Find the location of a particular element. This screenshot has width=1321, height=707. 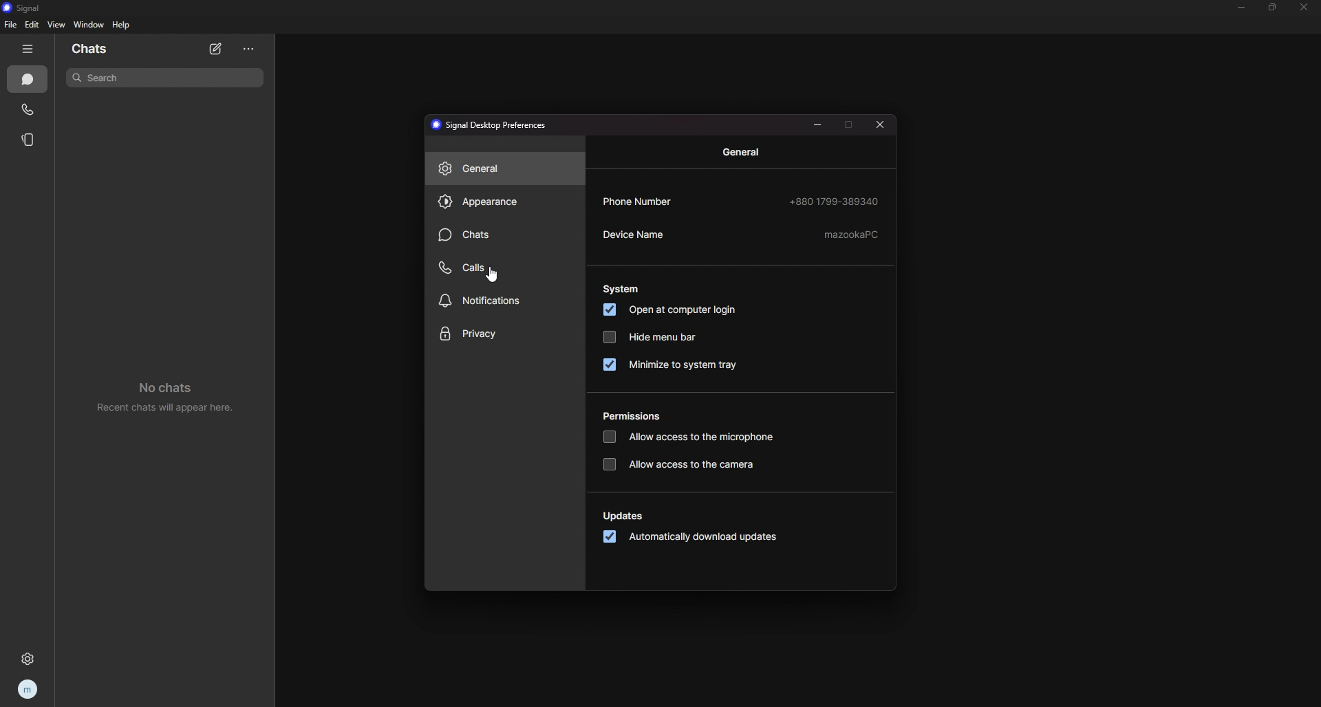

settings is located at coordinates (25, 660).